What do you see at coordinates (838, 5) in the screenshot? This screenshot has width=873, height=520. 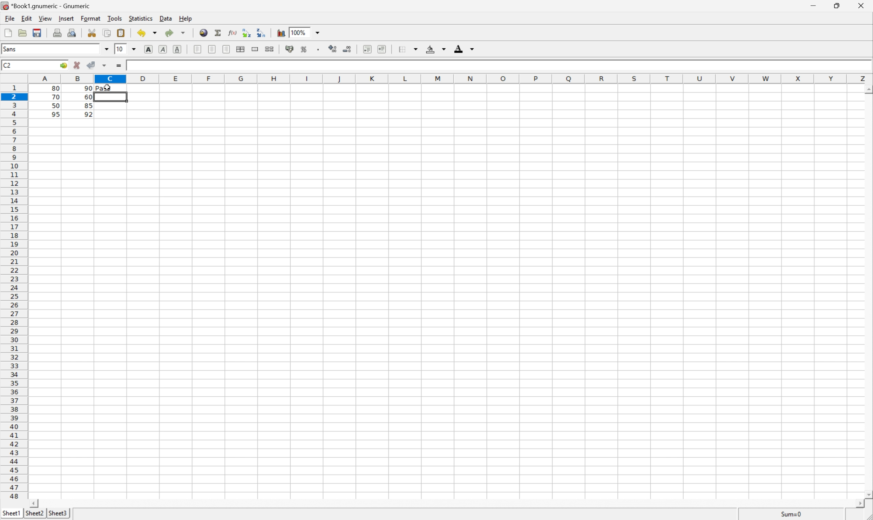 I see `Restore Down` at bounding box center [838, 5].